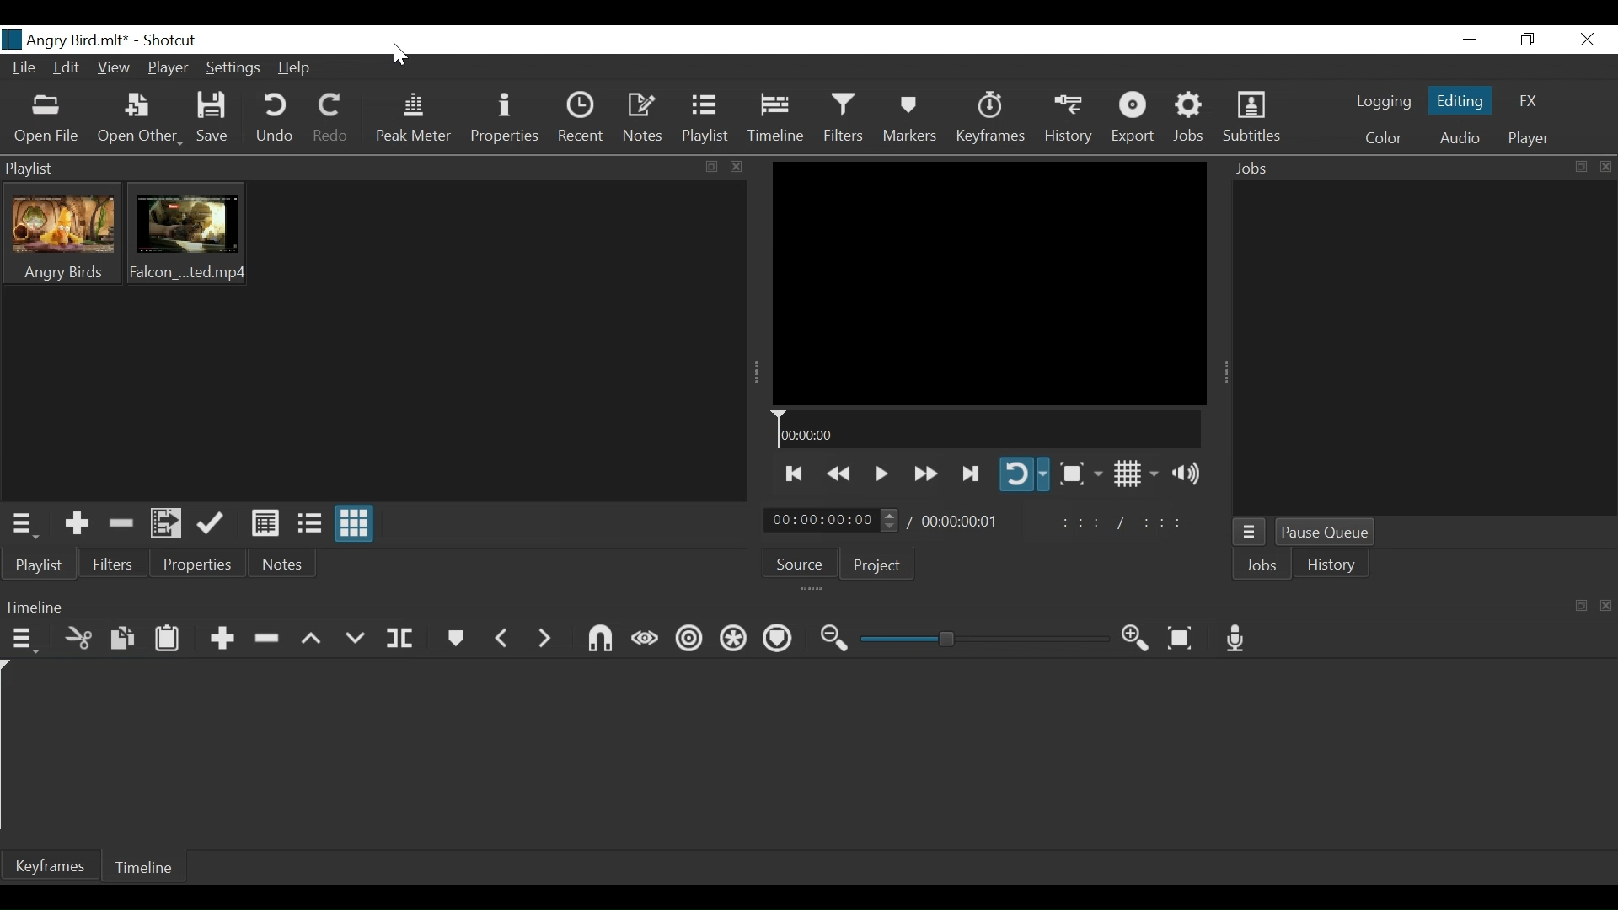 Image resolution: width=1618 pixels, height=910 pixels. I want to click on Append, so click(223, 639).